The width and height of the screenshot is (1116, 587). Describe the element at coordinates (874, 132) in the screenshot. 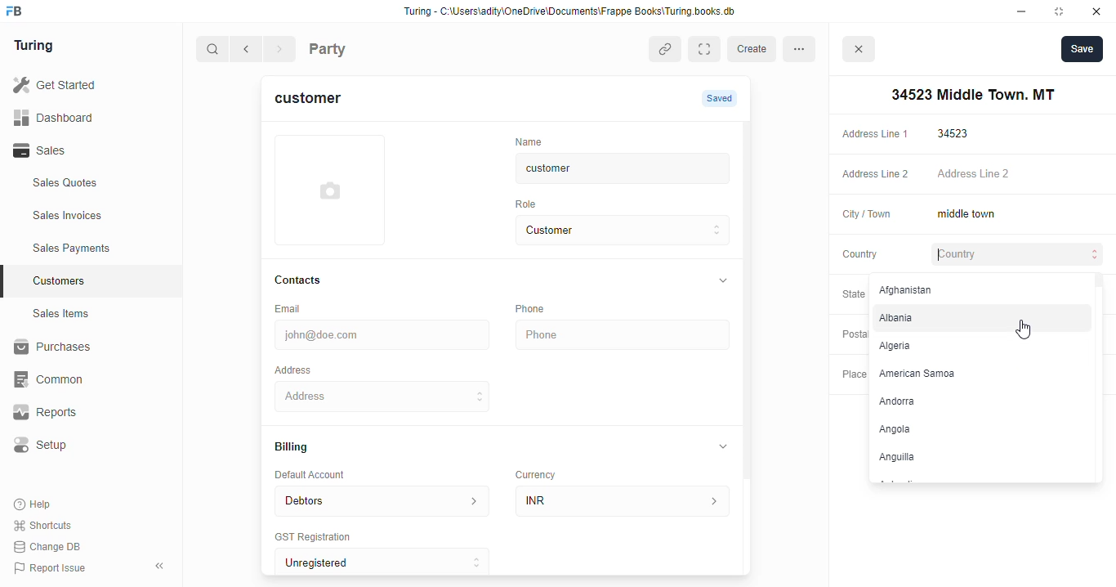

I see `Address Line 1` at that location.